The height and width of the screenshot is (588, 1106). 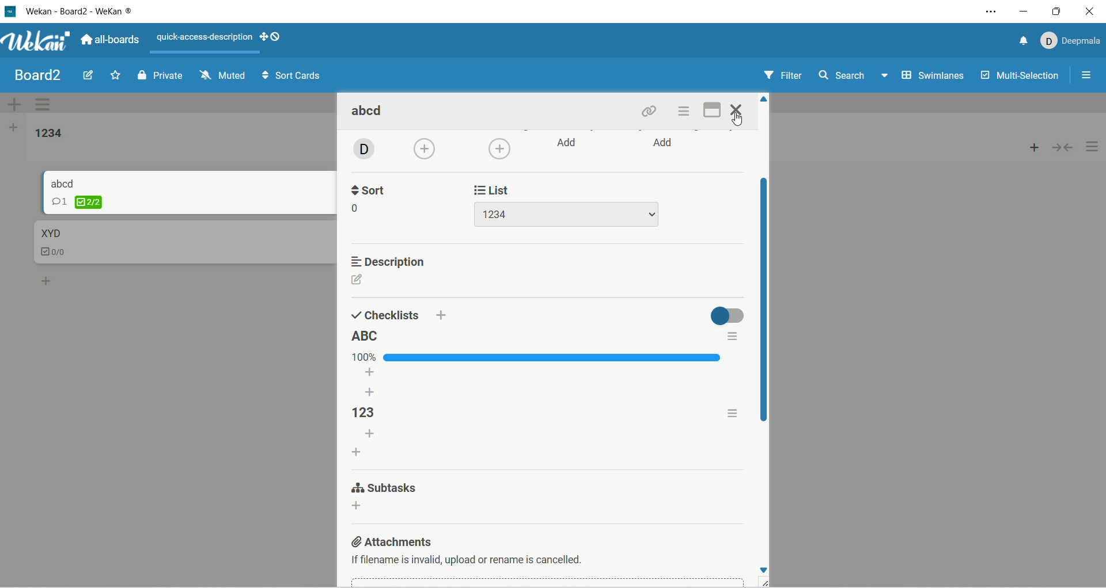 What do you see at coordinates (50, 232) in the screenshot?
I see `card title` at bounding box center [50, 232].